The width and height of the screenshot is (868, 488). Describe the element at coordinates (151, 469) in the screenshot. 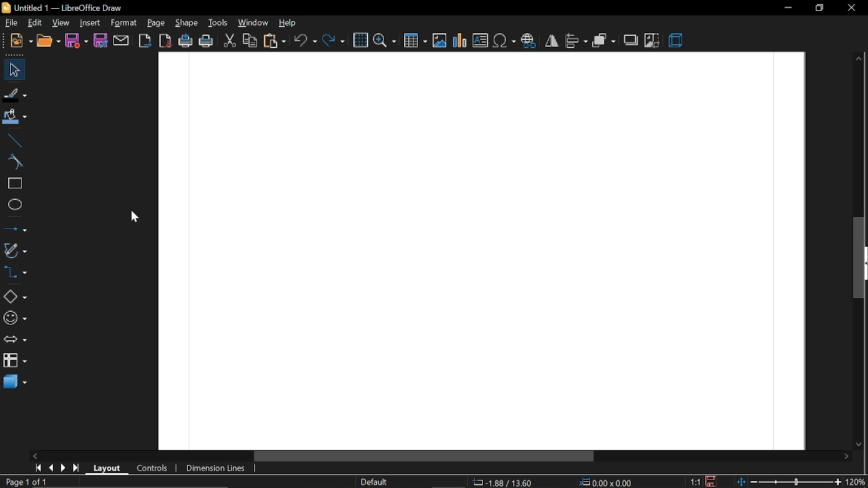

I see `controls` at that location.